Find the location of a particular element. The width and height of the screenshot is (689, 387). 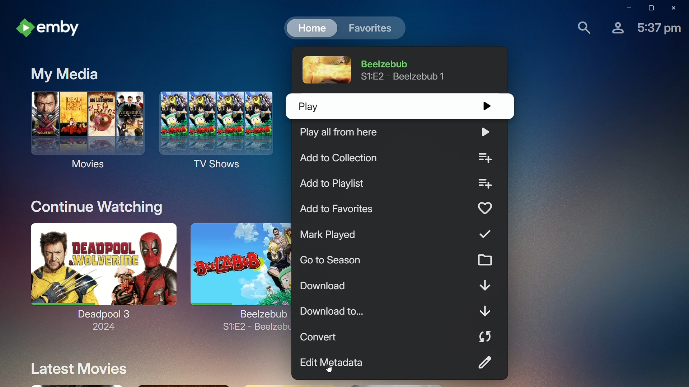

Download is located at coordinates (399, 287).